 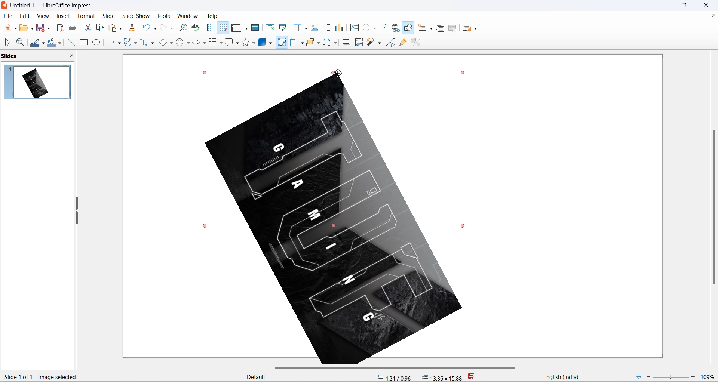 What do you see at coordinates (392, 42) in the screenshot?
I see `toggle edit mode icon` at bounding box center [392, 42].